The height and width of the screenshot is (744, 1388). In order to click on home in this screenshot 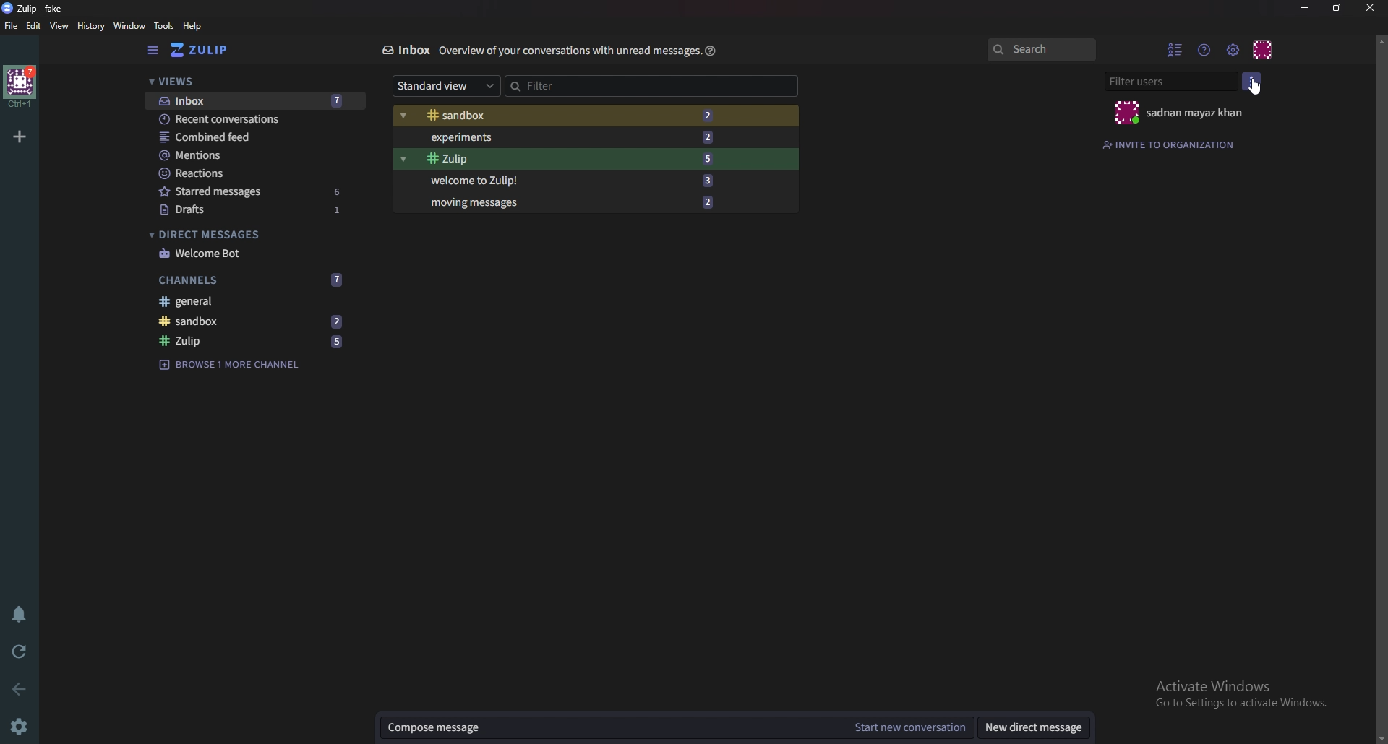, I will do `click(20, 87)`.